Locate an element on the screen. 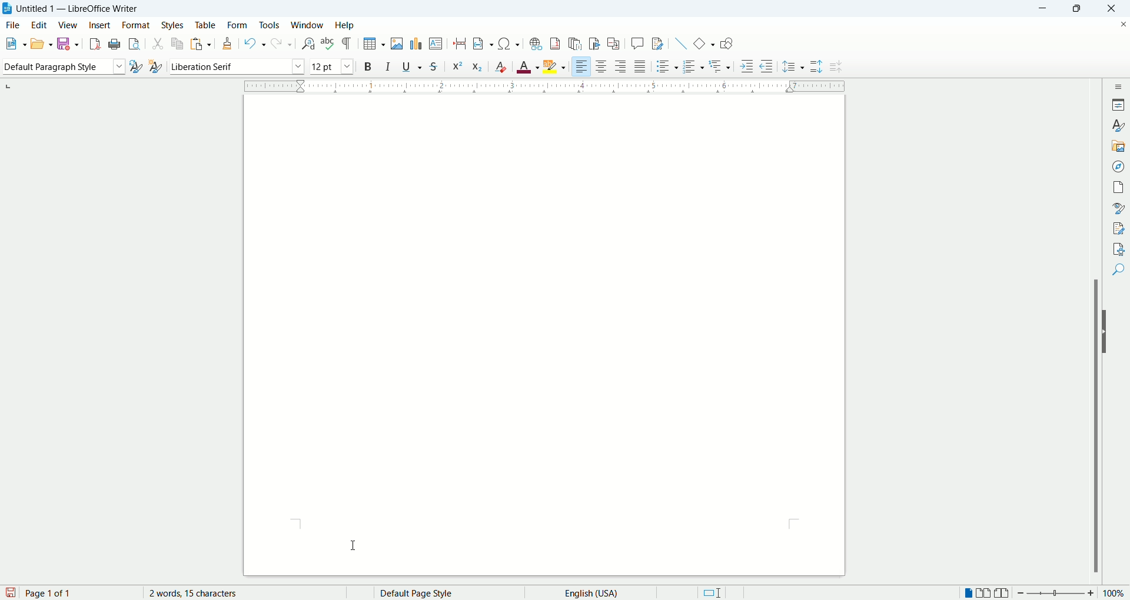 The image size is (1130, 600). word count is located at coordinates (203, 593).